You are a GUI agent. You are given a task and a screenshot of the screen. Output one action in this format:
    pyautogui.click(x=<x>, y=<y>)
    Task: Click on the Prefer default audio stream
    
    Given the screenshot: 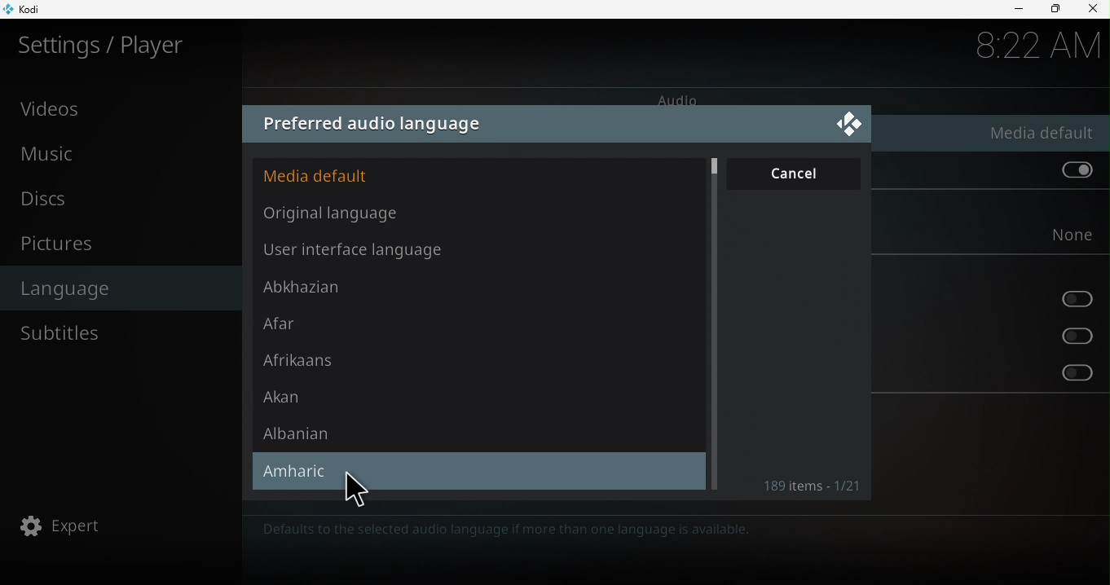 What is the action you would take?
    pyautogui.click(x=1073, y=169)
    